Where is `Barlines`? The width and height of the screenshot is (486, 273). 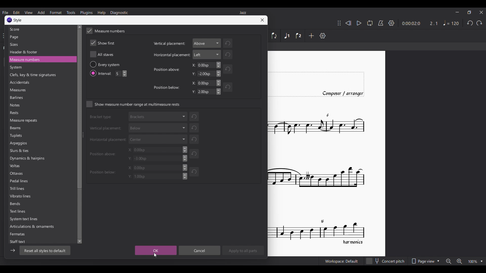 Barlines is located at coordinates (18, 98).